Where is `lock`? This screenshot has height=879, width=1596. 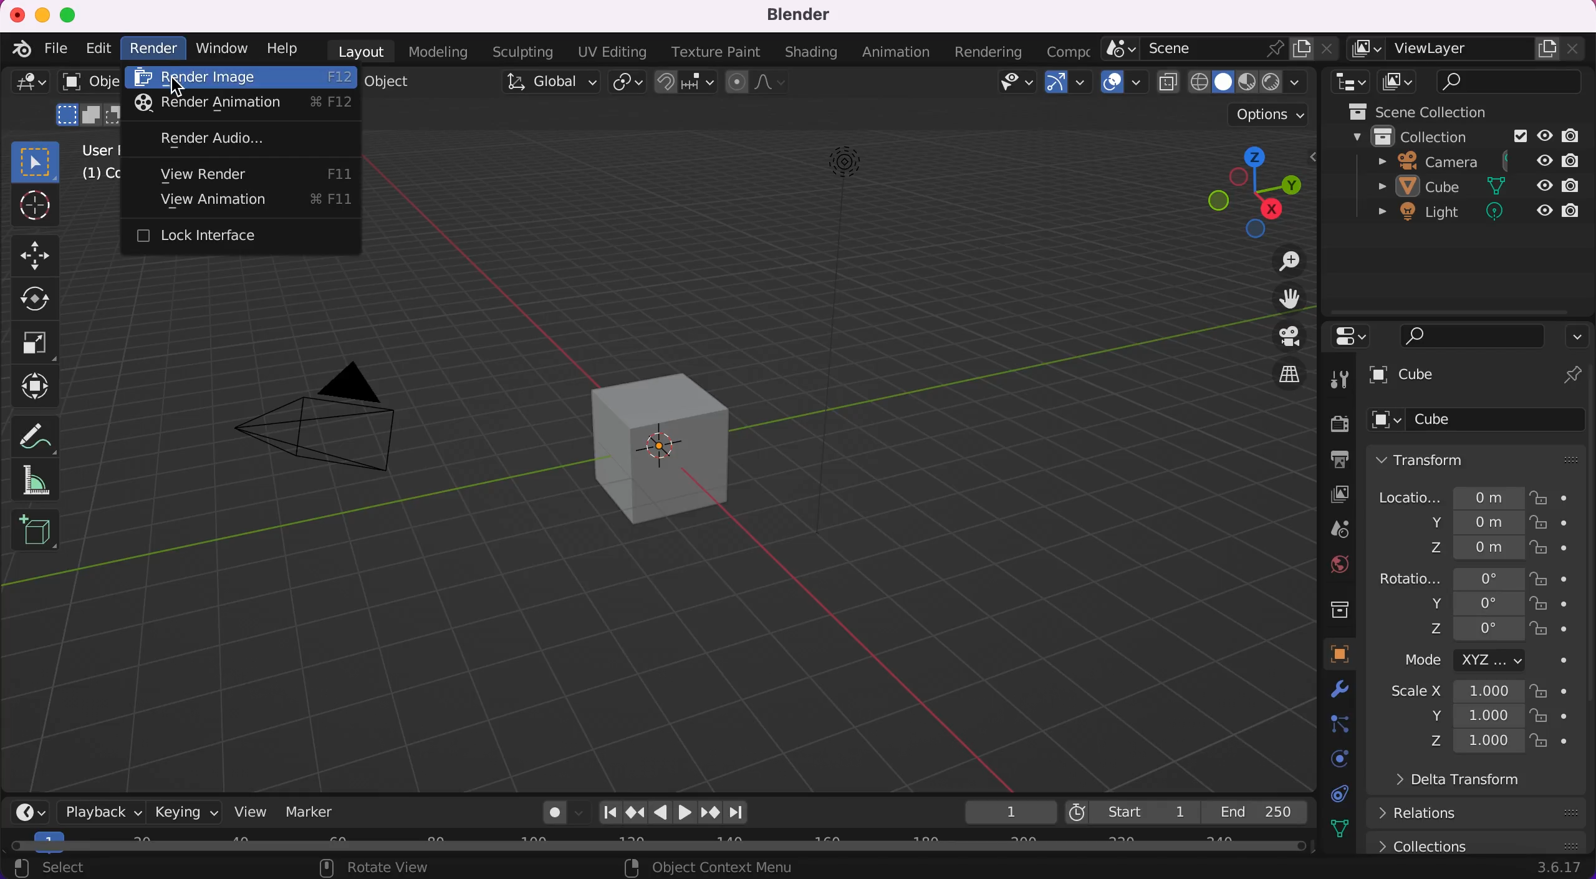
lock is located at coordinates (1554, 630).